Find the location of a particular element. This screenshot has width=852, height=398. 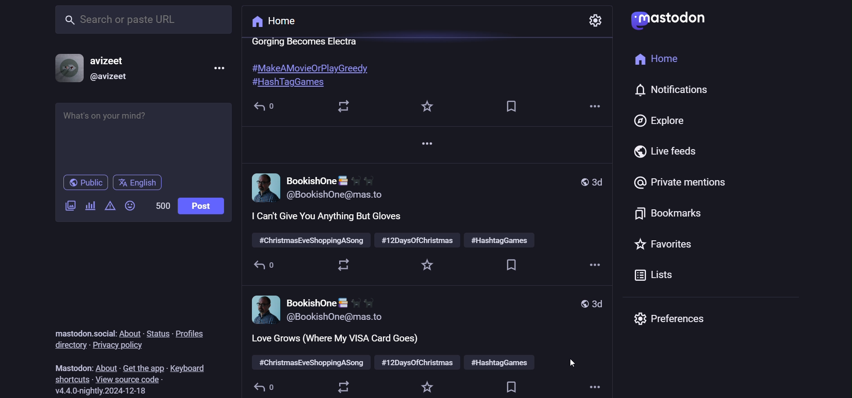

favorite is located at coordinates (424, 106).